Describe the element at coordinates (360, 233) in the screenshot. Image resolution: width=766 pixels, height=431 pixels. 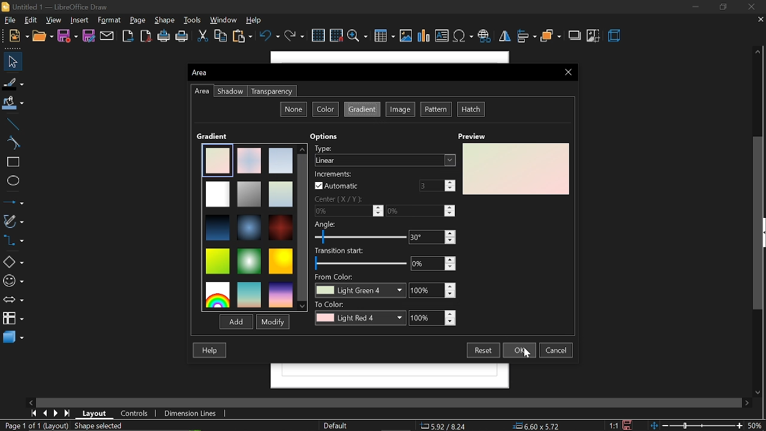
I see `angle bar` at that location.